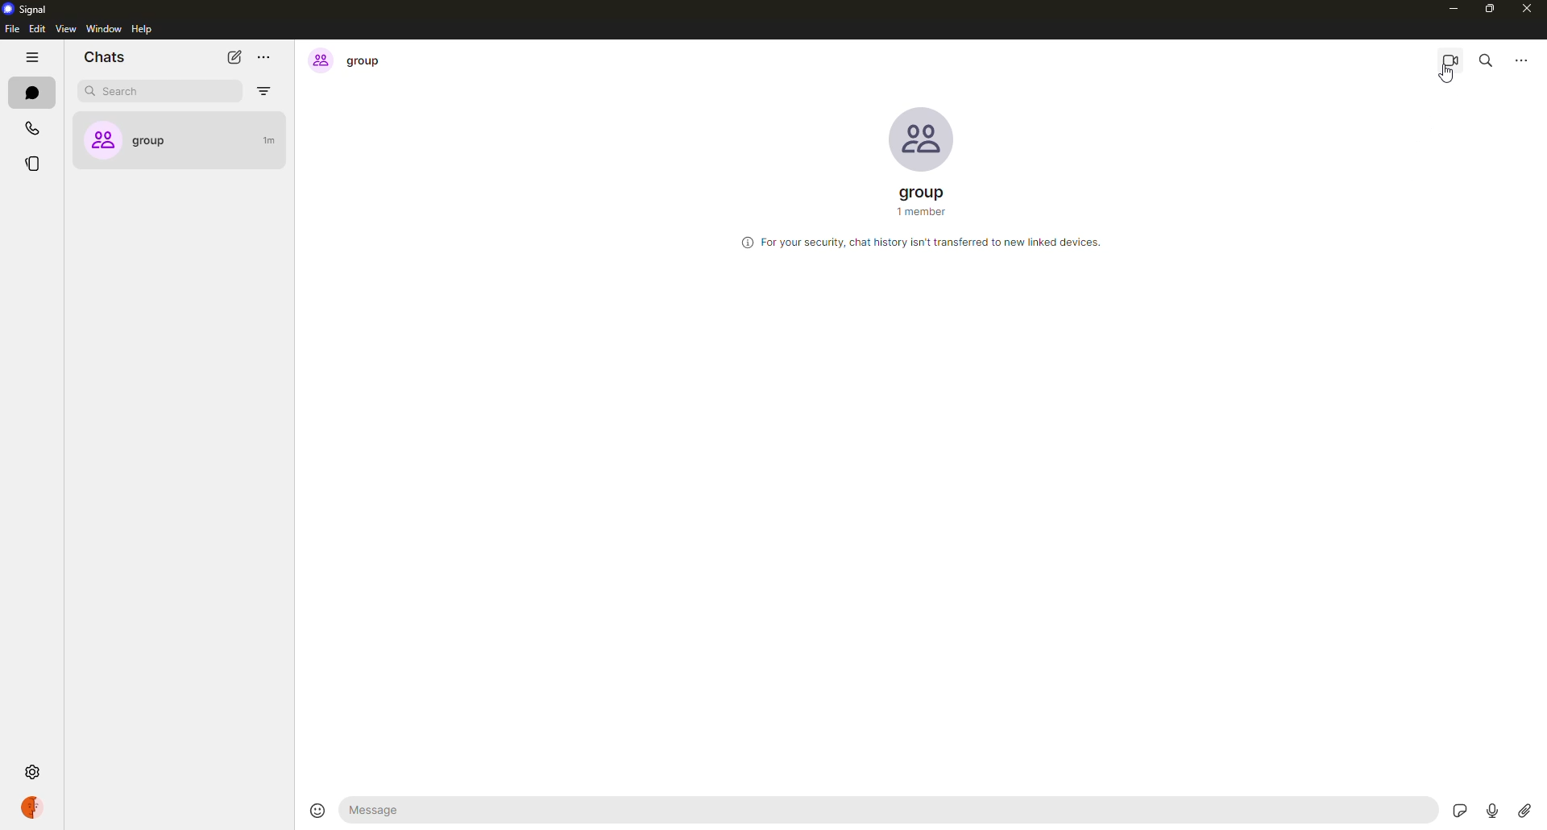 The image size is (1547, 830). Describe the element at coordinates (37, 30) in the screenshot. I see `edit` at that location.